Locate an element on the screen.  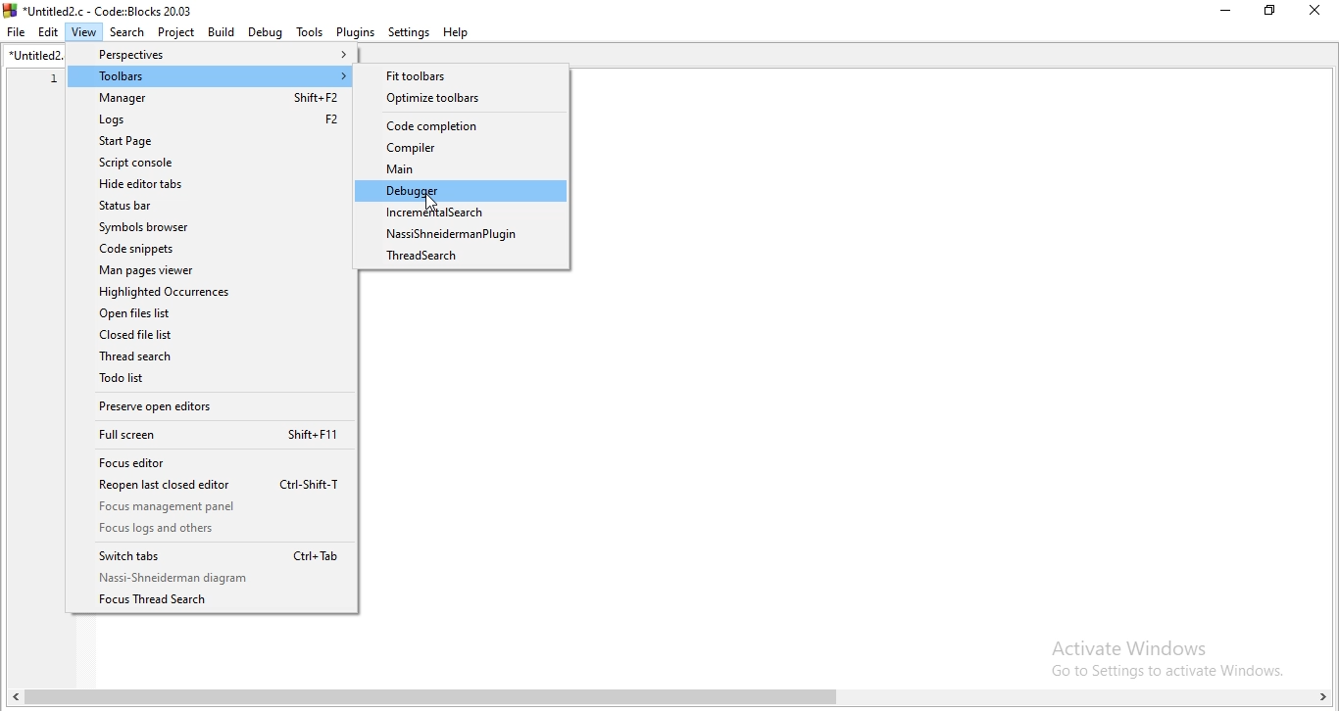
Focus legs and others is located at coordinates (216, 531).